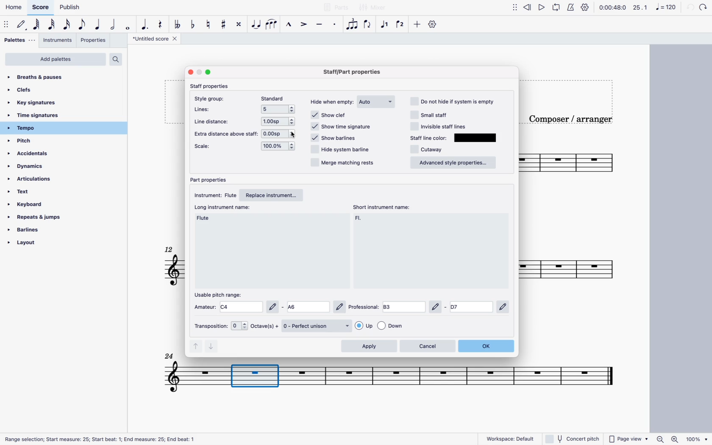  What do you see at coordinates (40, 9) in the screenshot?
I see `score` at bounding box center [40, 9].